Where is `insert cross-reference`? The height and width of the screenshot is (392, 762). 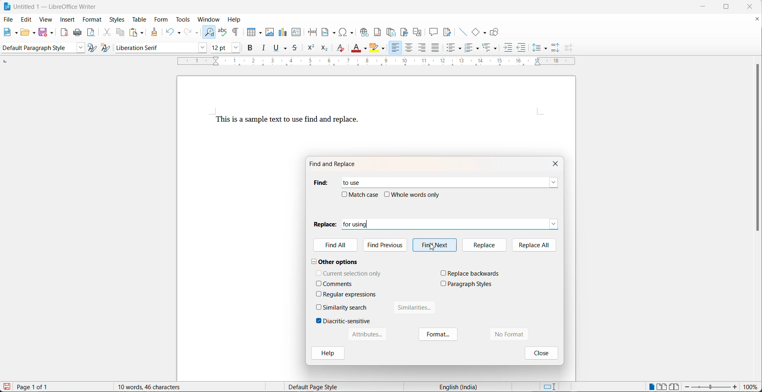
insert cross-reference is located at coordinates (417, 32).